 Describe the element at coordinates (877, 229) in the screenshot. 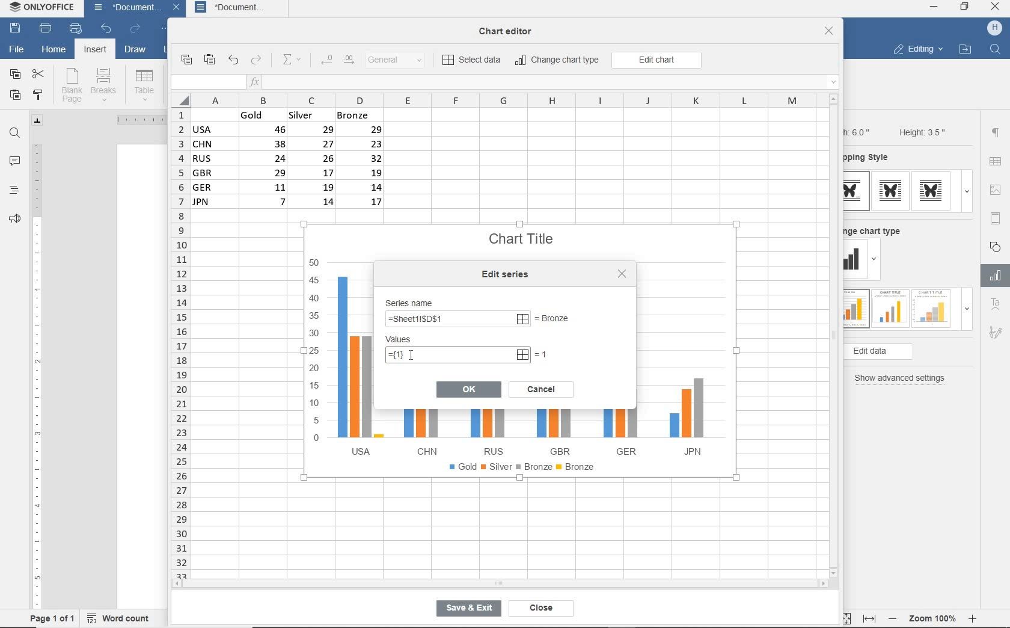

I see `change chart type` at that location.